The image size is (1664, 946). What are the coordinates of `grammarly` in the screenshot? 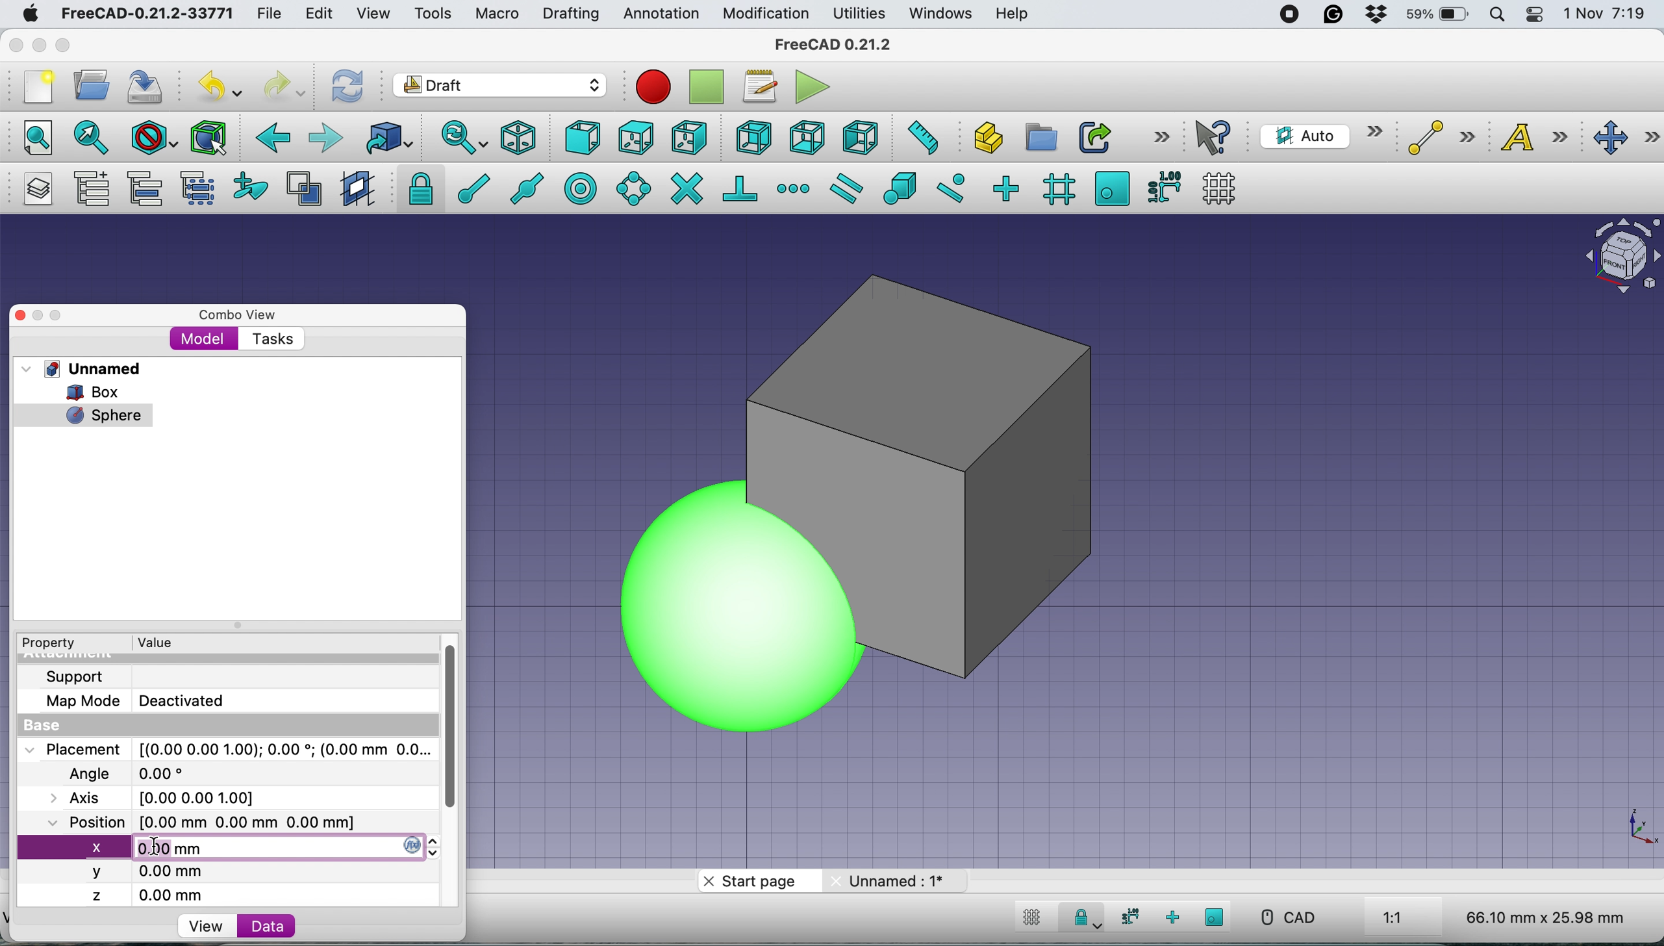 It's located at (1333, 14).